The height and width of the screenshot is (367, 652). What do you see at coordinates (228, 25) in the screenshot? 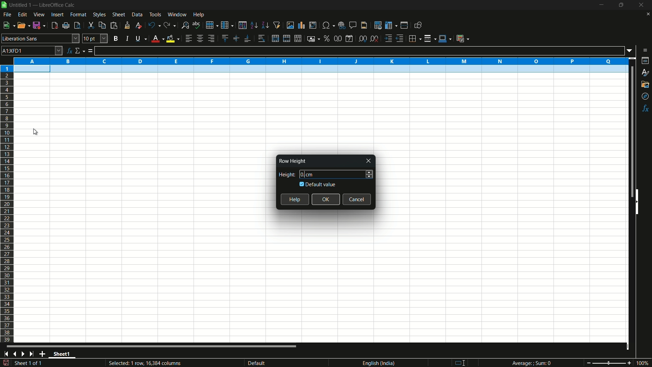
I see `column` at bounding box center [228, 25].